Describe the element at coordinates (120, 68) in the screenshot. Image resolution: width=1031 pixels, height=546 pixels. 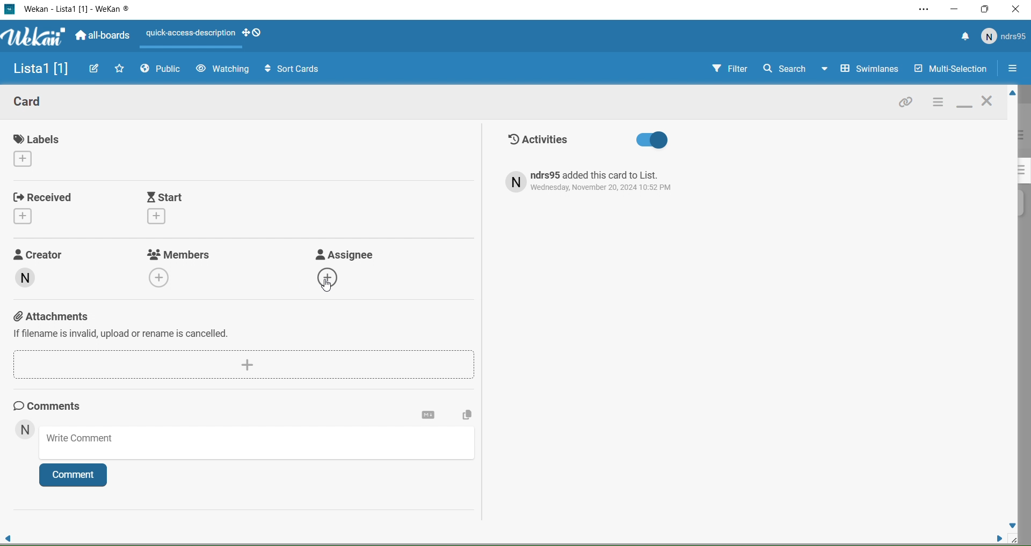
I see `Favourites` at that location.